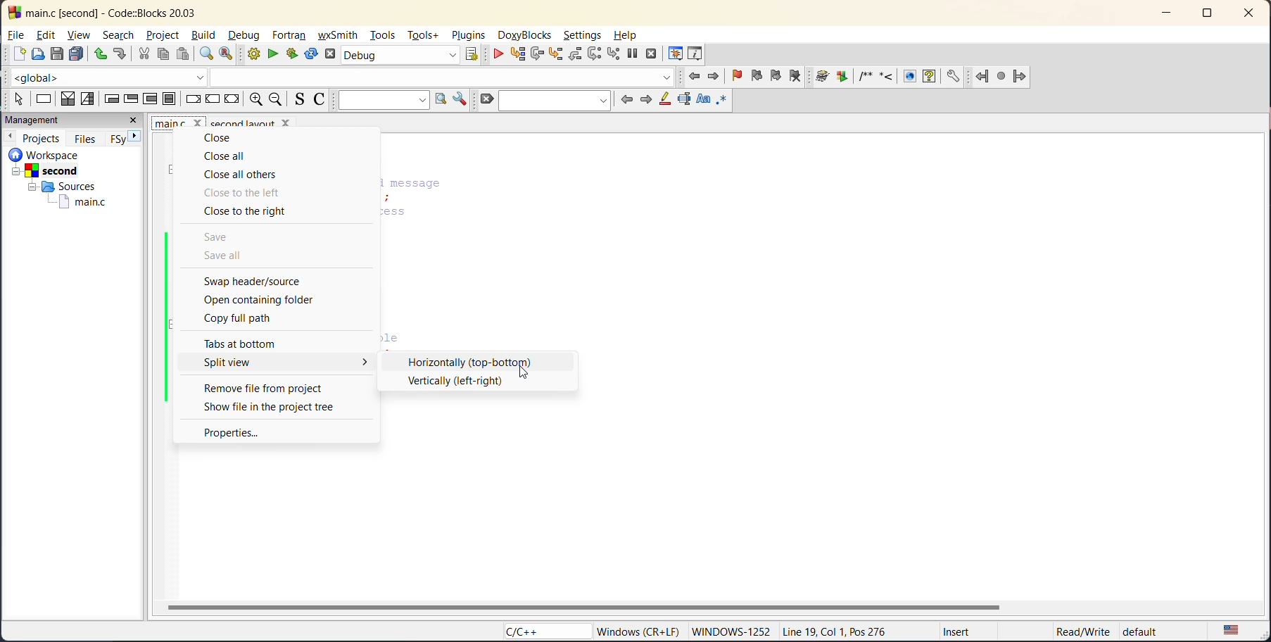 The width and height of the screenshot is (1271, 642). I want to click on jump forward, so click(1021, 77).